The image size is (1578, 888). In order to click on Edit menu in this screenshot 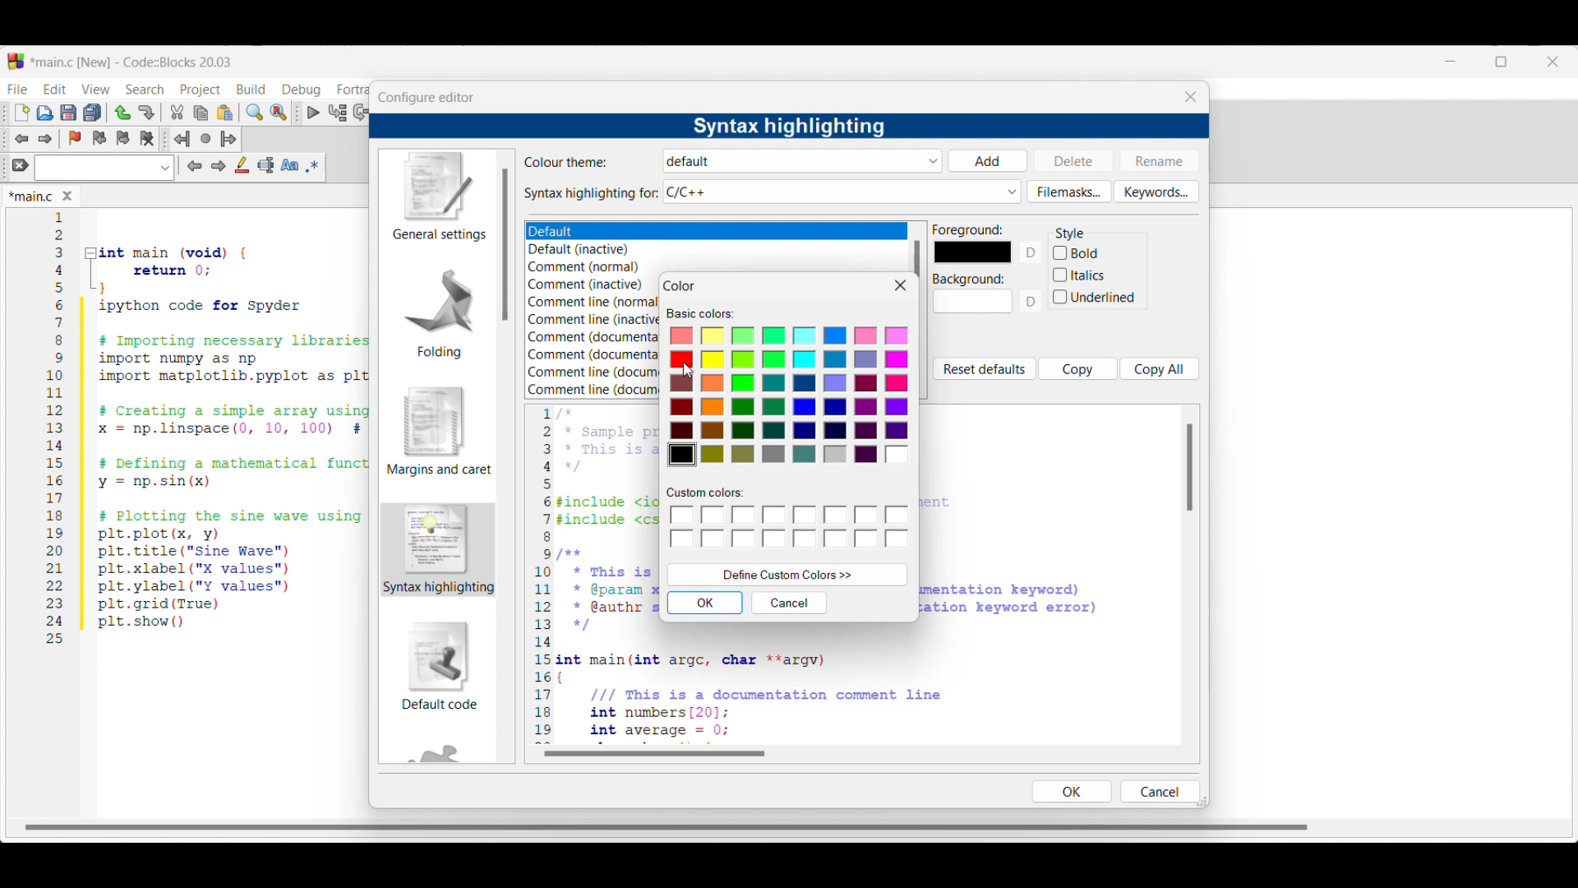, I will do `click(56, 89)`.